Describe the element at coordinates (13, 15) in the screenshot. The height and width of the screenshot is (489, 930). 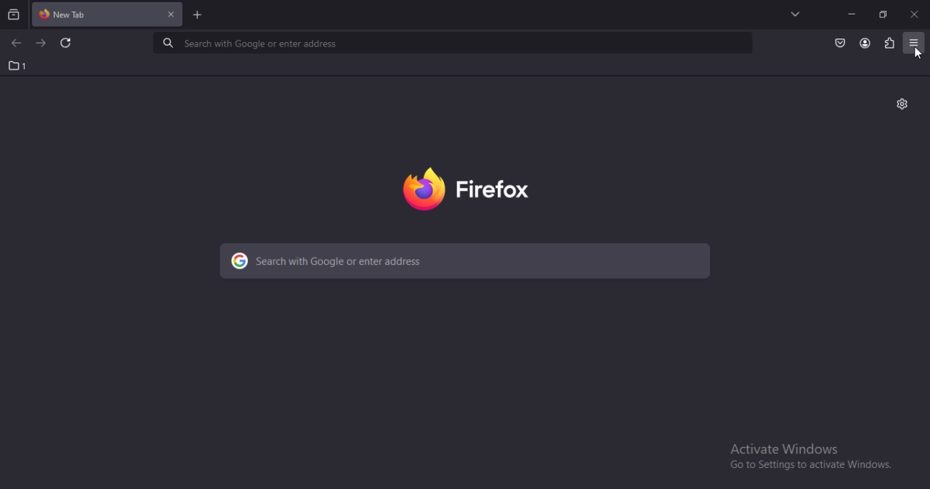
I see `search tabs` at that location.